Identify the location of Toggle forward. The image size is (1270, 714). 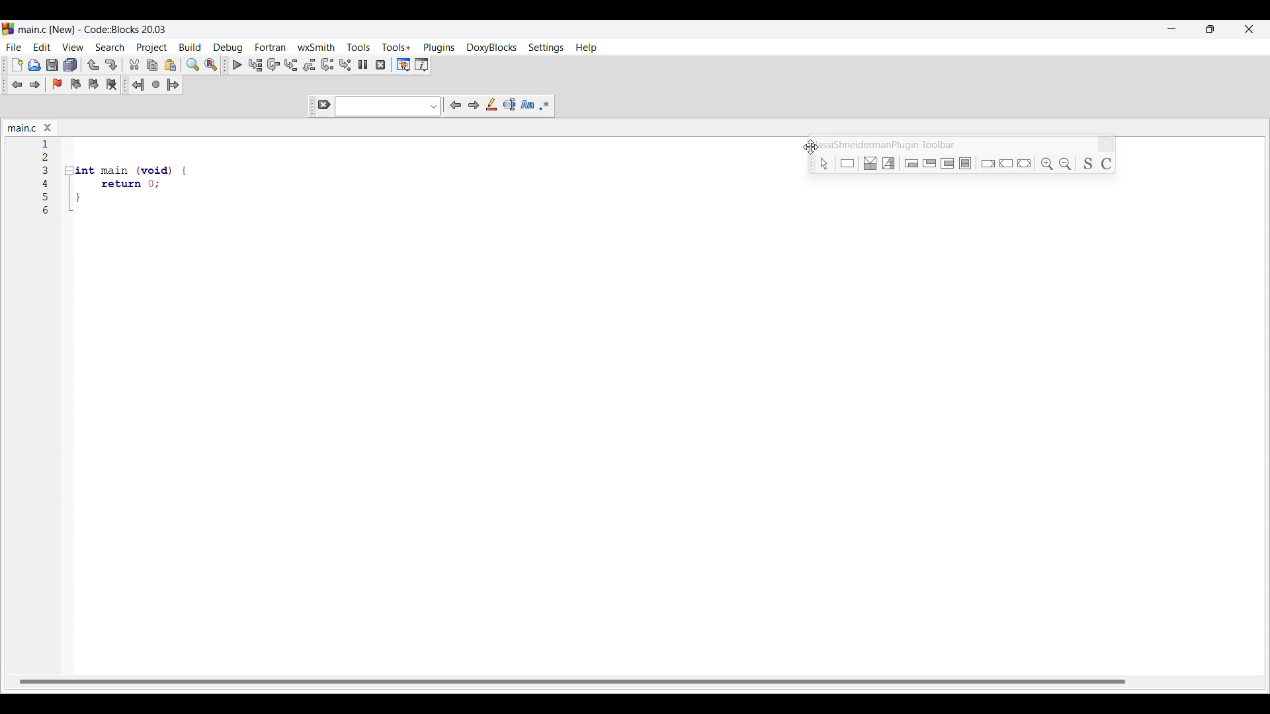
(35, 85).